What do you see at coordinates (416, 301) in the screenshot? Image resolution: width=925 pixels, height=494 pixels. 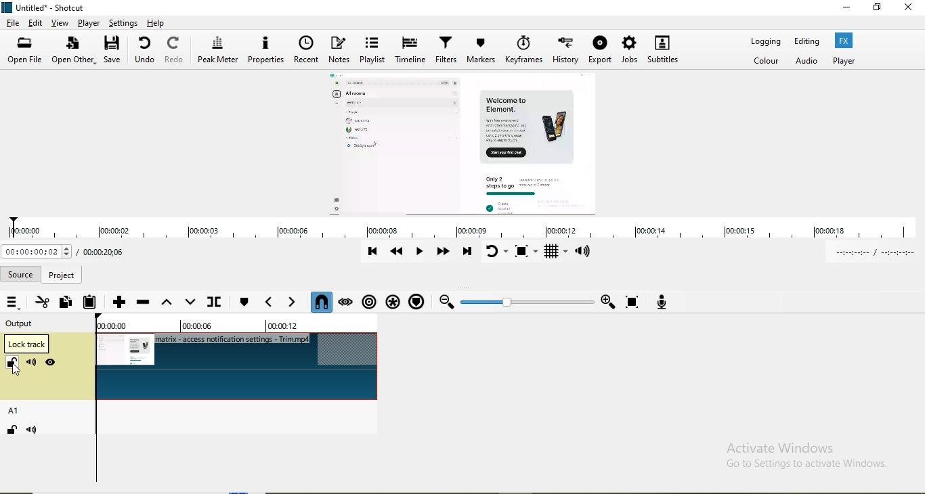 I see `Ripple markers` at bounding box center [416, 301].